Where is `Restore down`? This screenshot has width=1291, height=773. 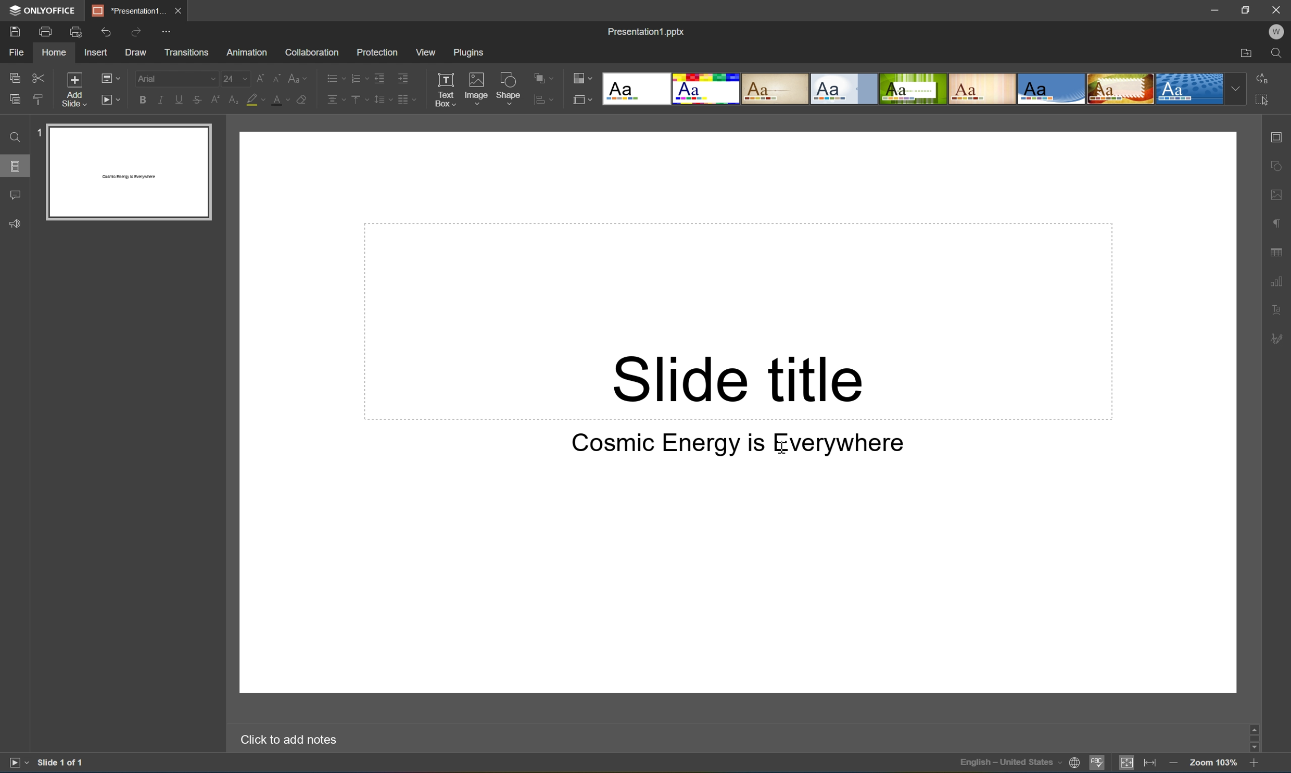
Restore down is located at coordinates (1247, 10).